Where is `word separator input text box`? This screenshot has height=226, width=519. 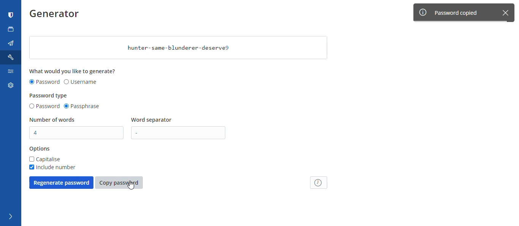 word separator input text box is located at coordinates (180, 133).